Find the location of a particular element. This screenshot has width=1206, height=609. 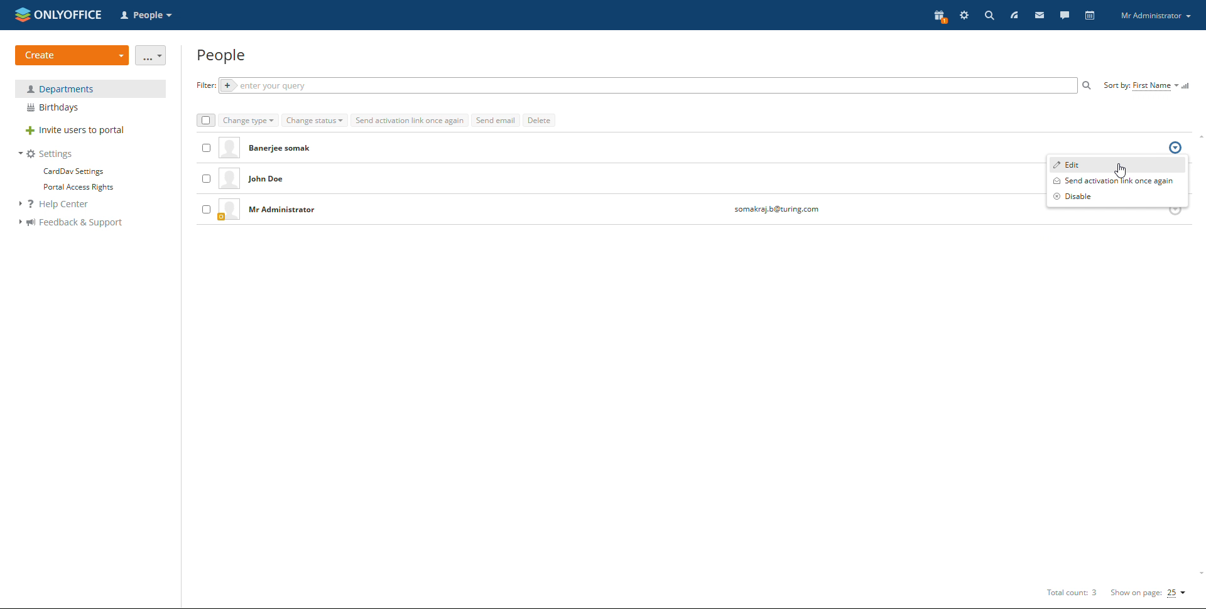

create is located at coordinates (72, 55).